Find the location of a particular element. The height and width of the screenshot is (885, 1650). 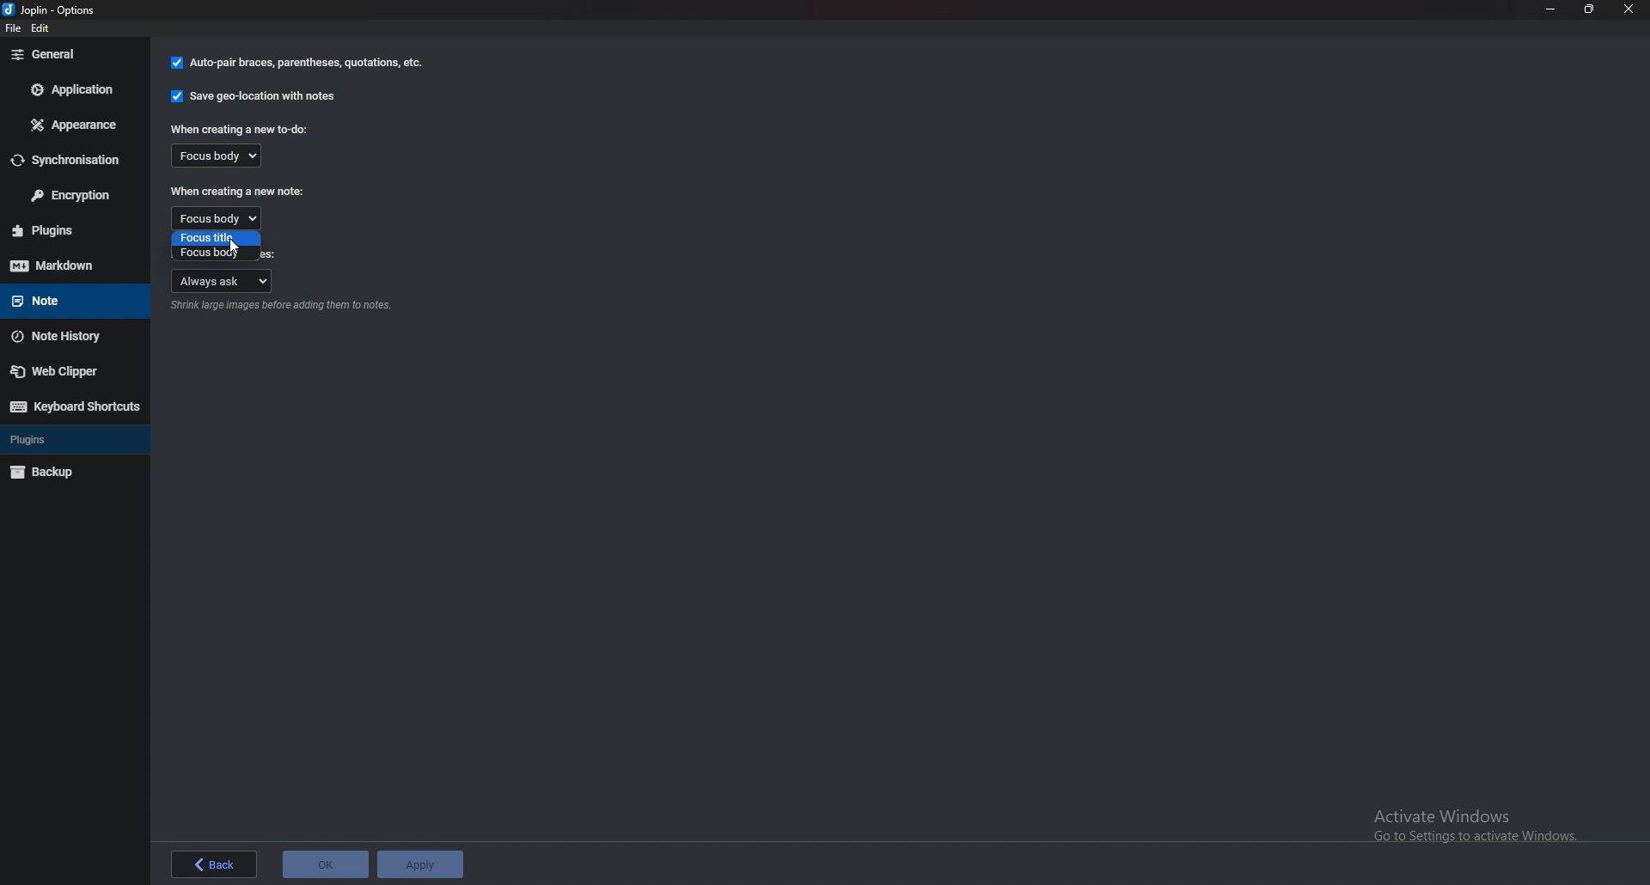

ok is located at coordinates (327, 866).